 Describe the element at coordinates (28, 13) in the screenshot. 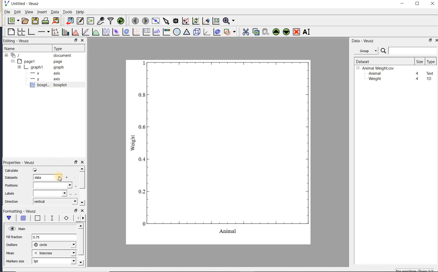

I see `view` at that location.